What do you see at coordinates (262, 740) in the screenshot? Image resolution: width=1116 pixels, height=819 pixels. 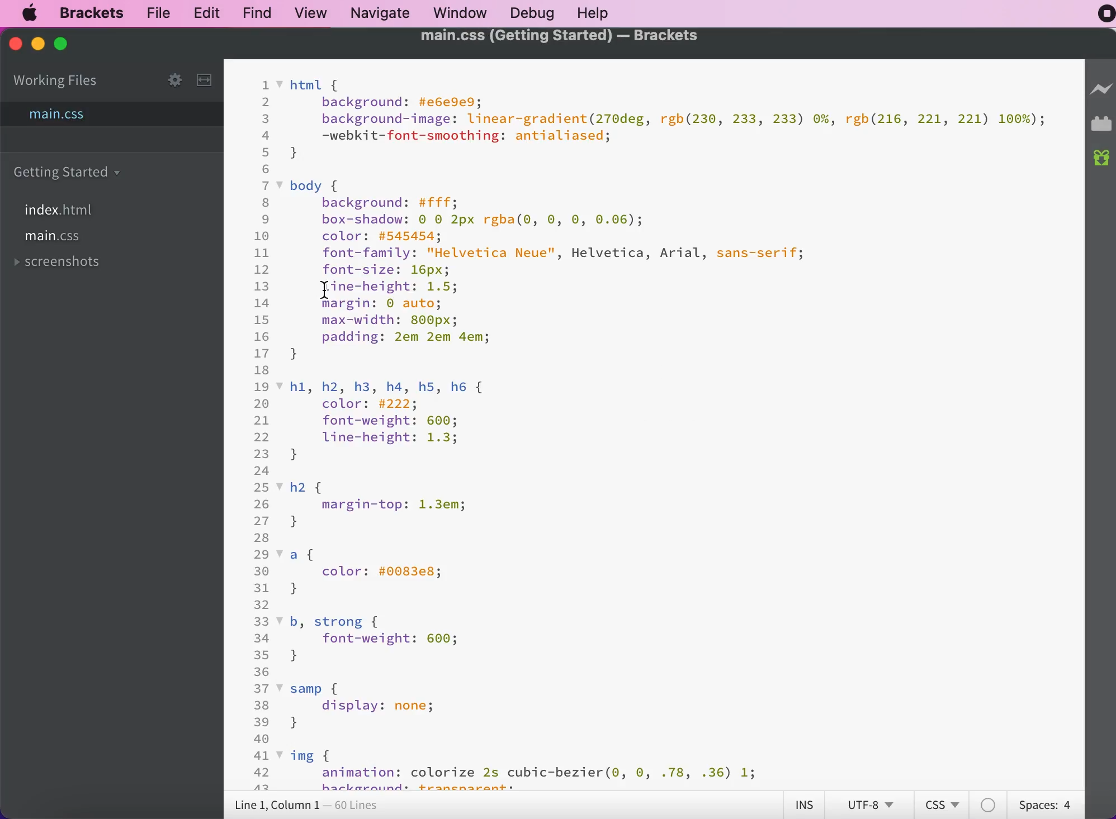 I see `40` at bounding box center [262, 740].